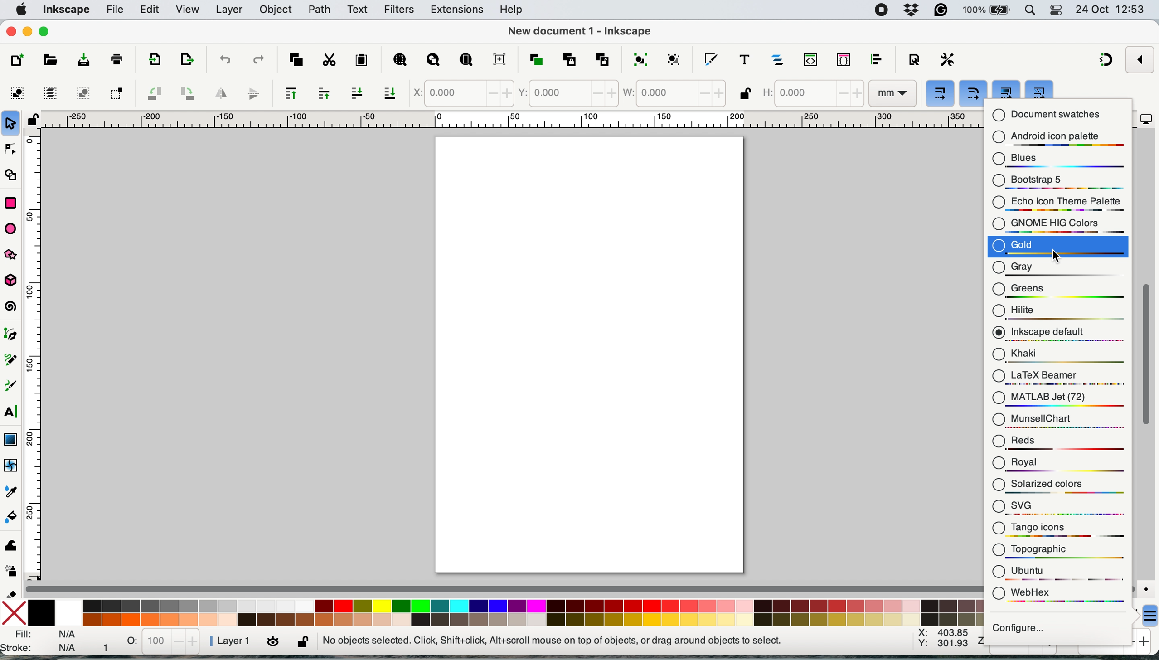 This screenshot has width=1159, height=660. I want to click on spray tool, so click(11, 569).